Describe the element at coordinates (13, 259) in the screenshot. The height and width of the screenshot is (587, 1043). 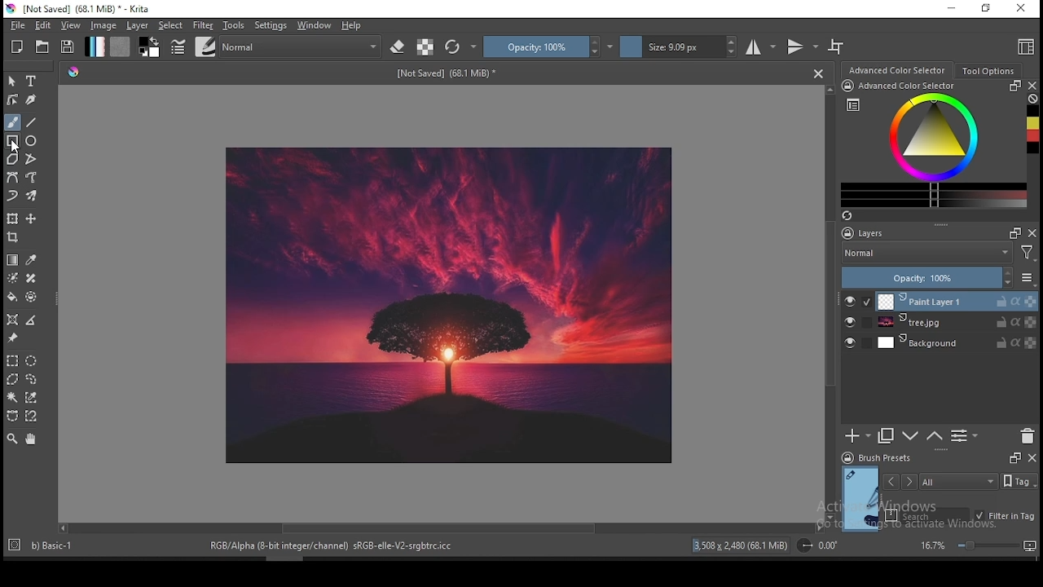
I see `gradient tool` at that location.